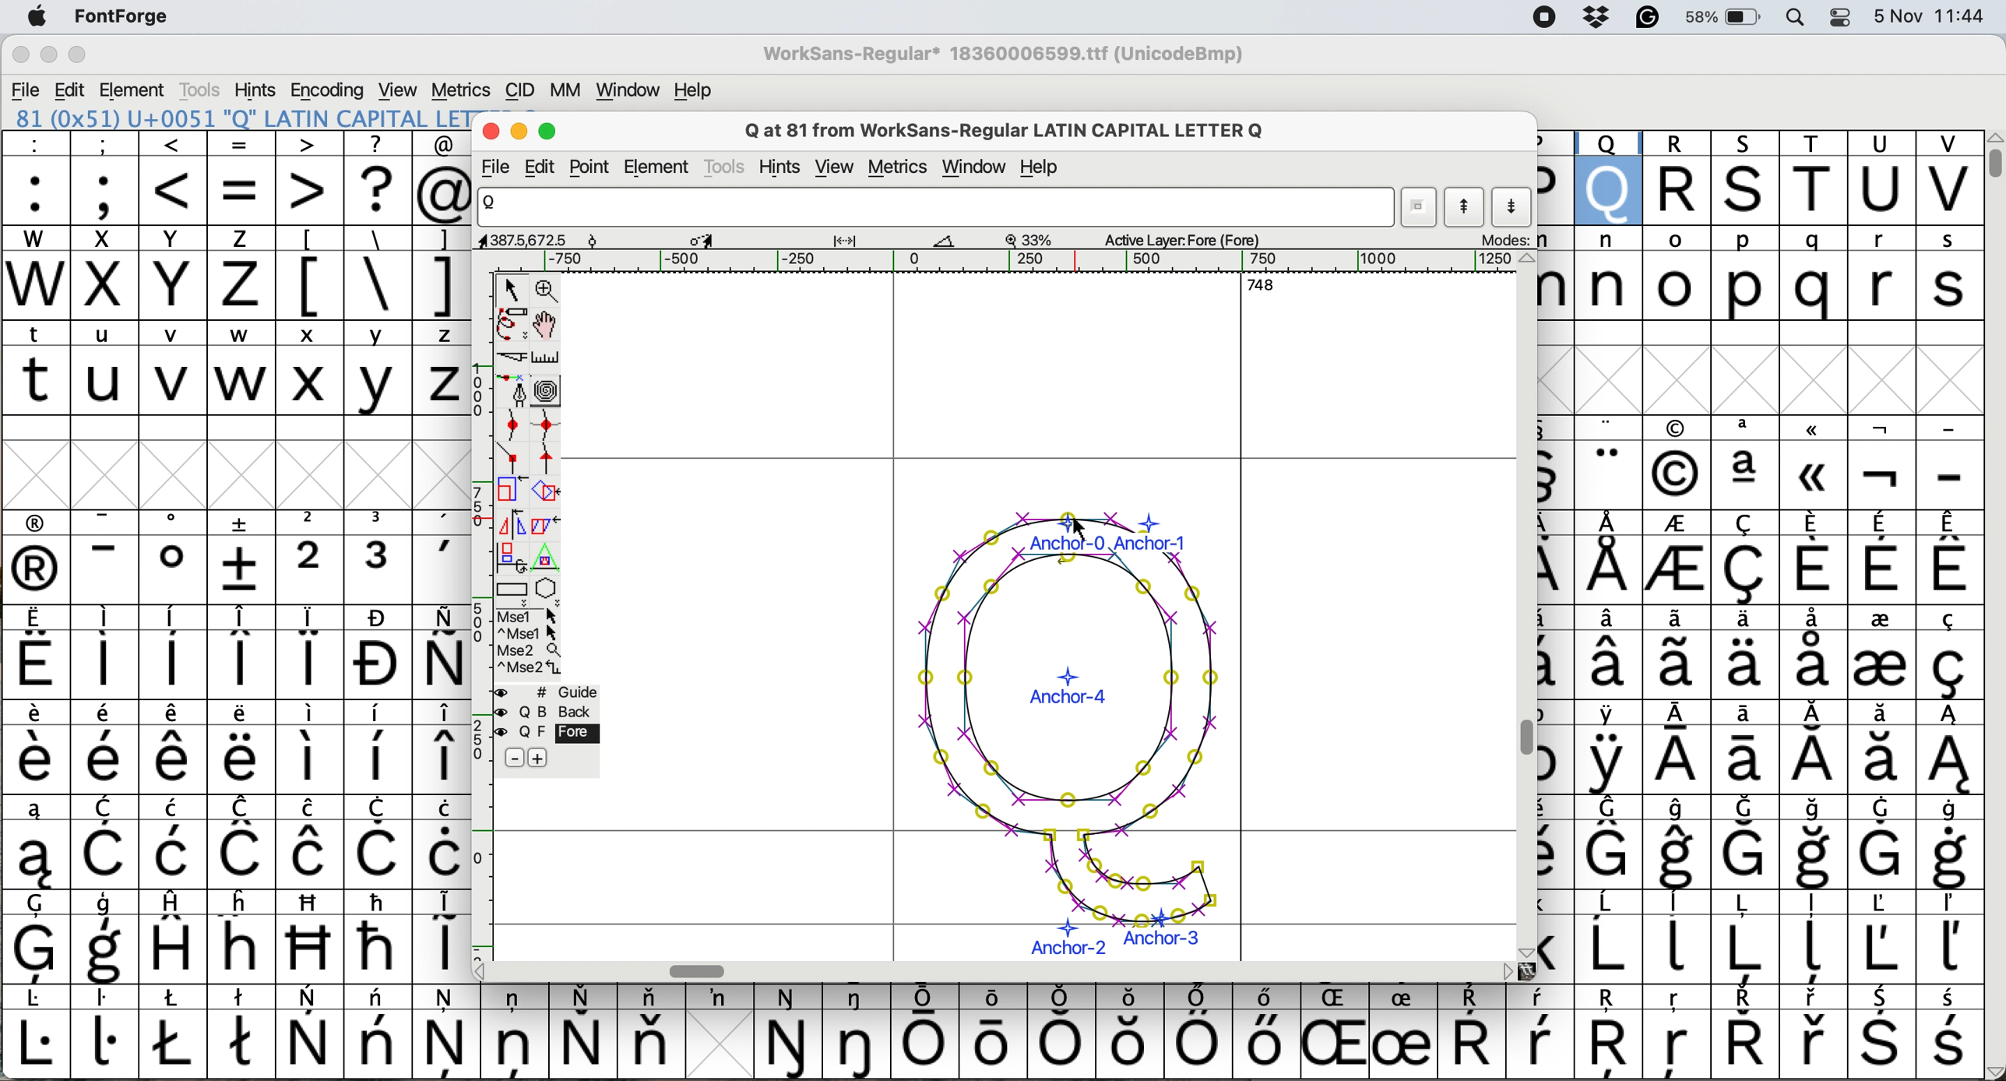 This screenshot has height=1081, width=2006. Describe the element at coordinates (150, 240) in the screenshot. I see `uppercase letters` at that location.